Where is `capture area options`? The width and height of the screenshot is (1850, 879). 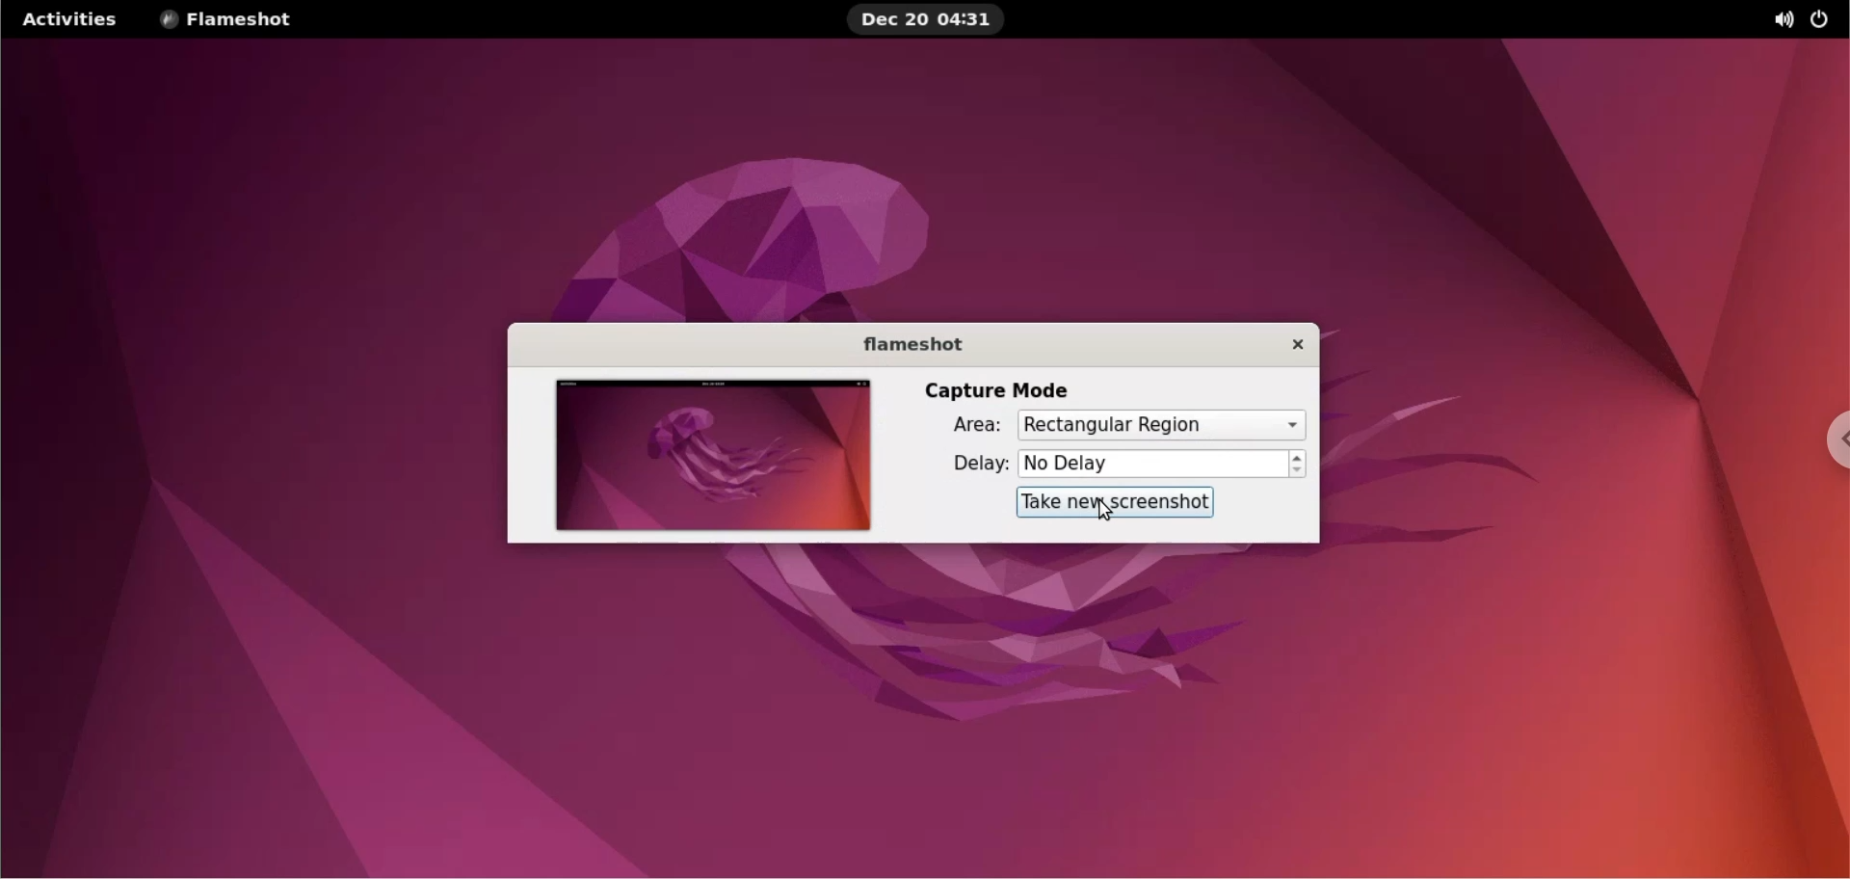
capture area options is located at coordinates (1160, 426).